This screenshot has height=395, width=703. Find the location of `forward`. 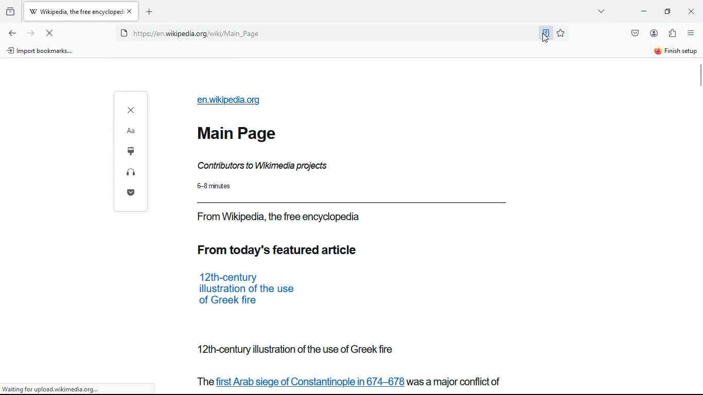

forward is located at coordinates (30, 34).